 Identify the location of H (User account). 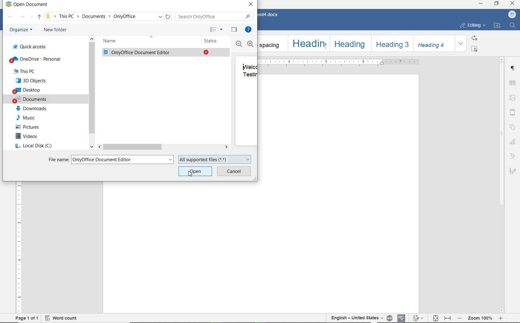
(513, 15).